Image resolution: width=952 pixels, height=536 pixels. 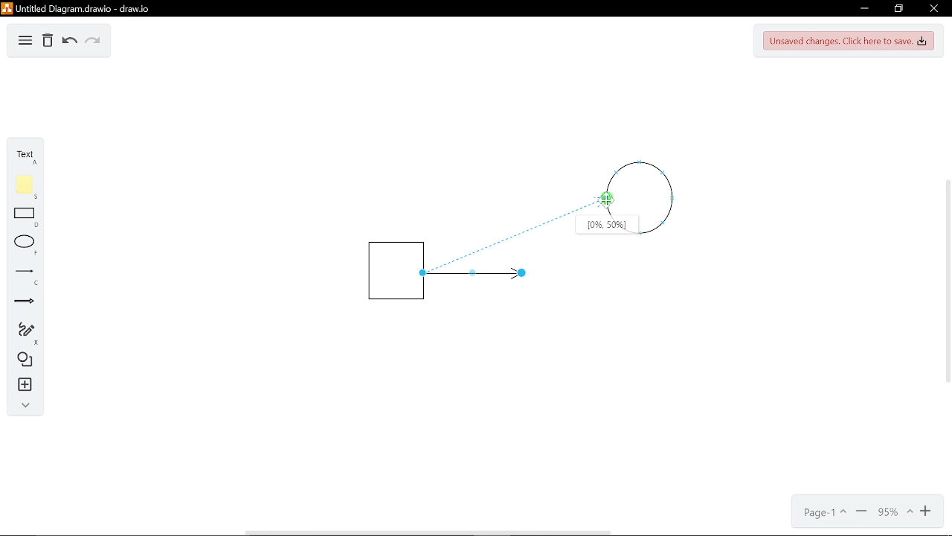 I want to click on Cursor , so click(x=605, y=199).